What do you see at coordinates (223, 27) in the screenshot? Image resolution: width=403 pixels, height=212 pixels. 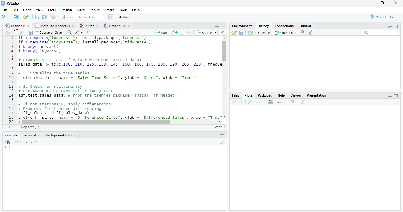 I see `Maximize` at bounding box center [223, 27].